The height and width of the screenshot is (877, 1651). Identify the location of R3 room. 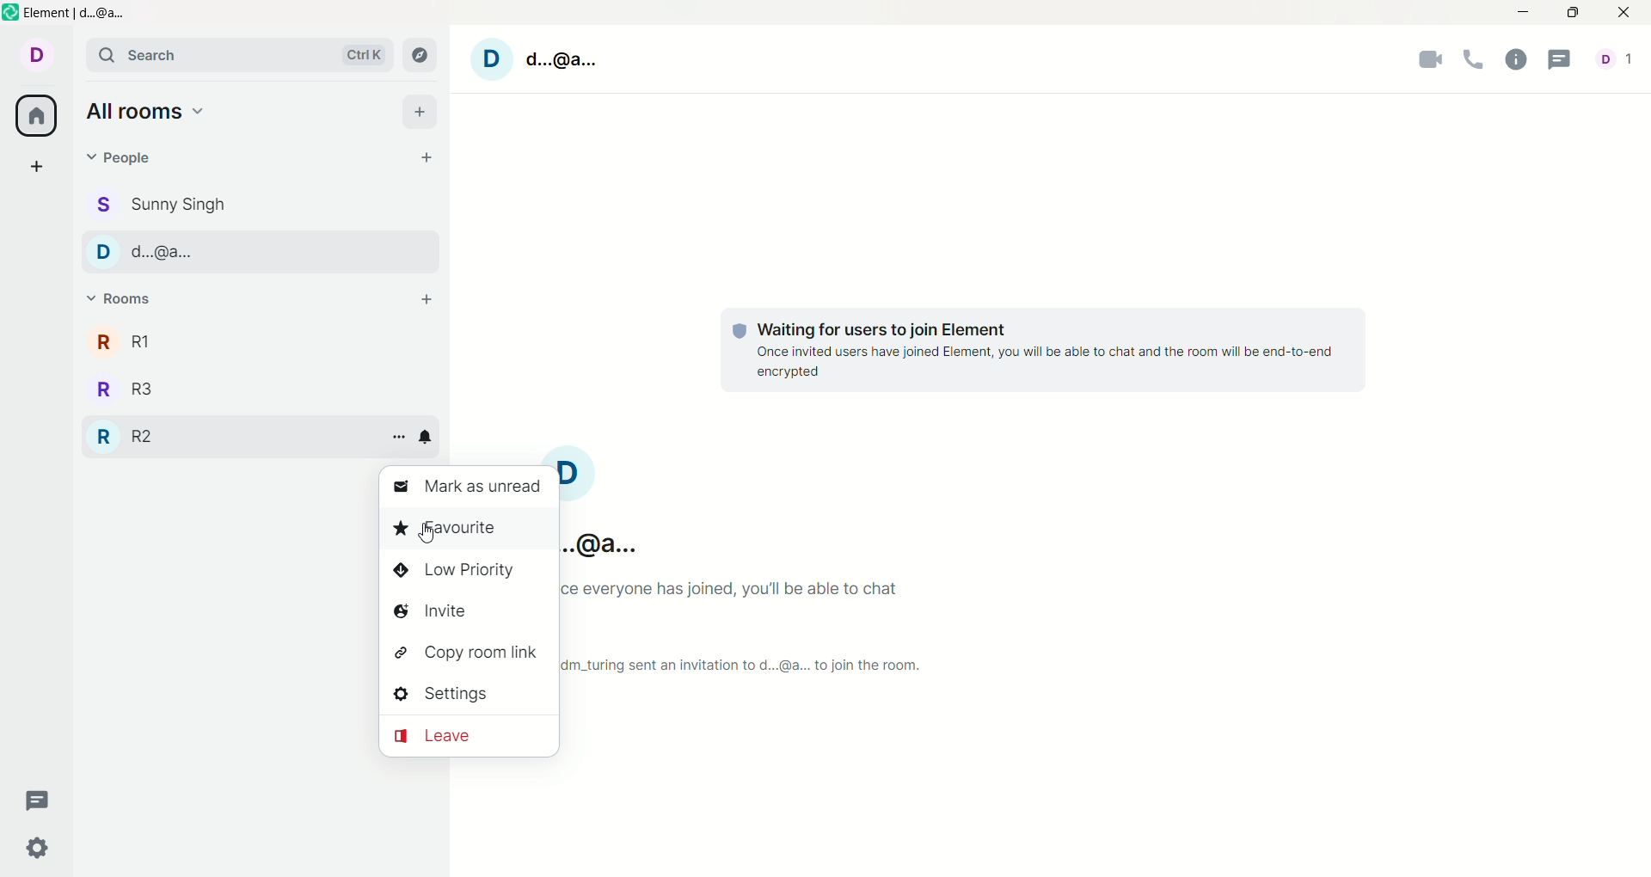
(152, 389).